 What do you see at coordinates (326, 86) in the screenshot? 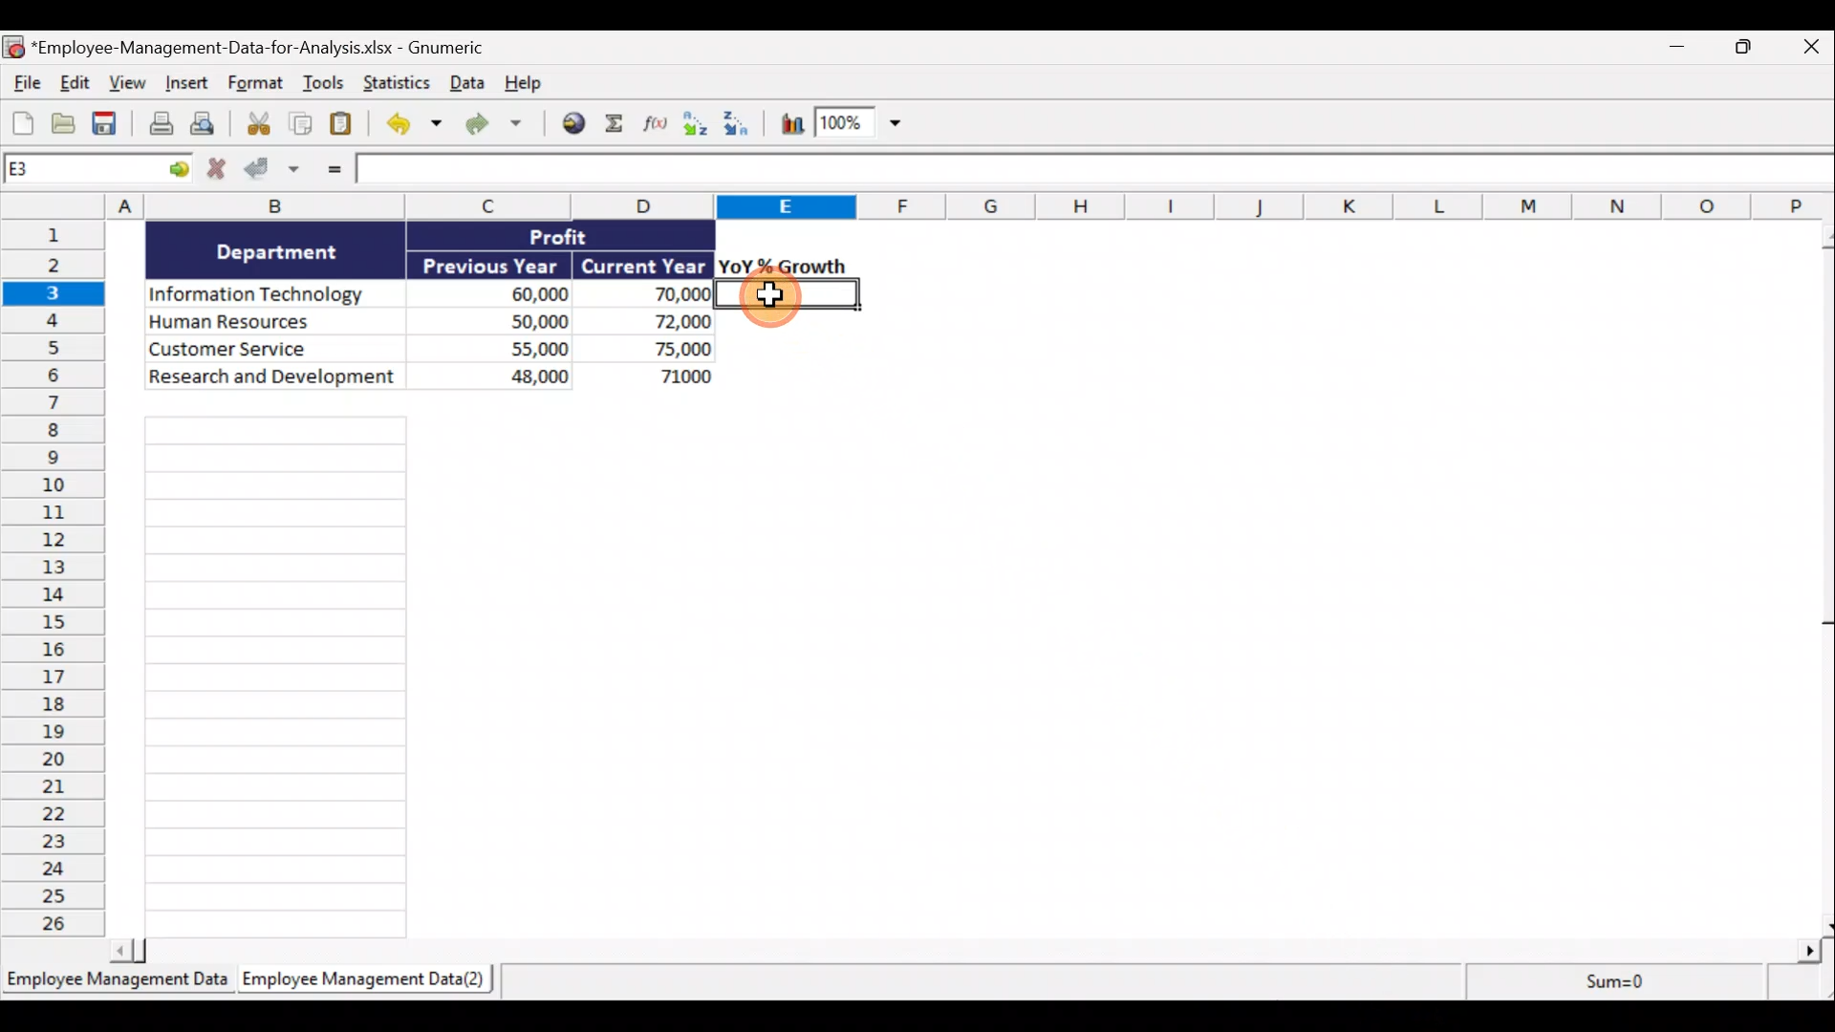
I see `Tools` at bounding box center [326, 86].